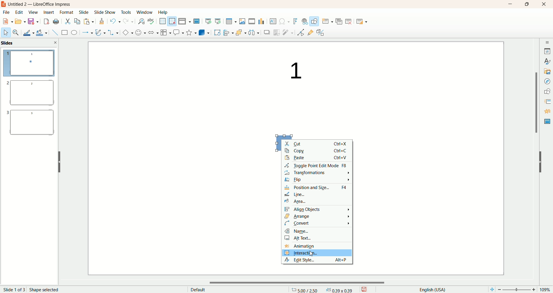 This screenshot has height=293, width=553. I want to click on view, so click(32, 13).